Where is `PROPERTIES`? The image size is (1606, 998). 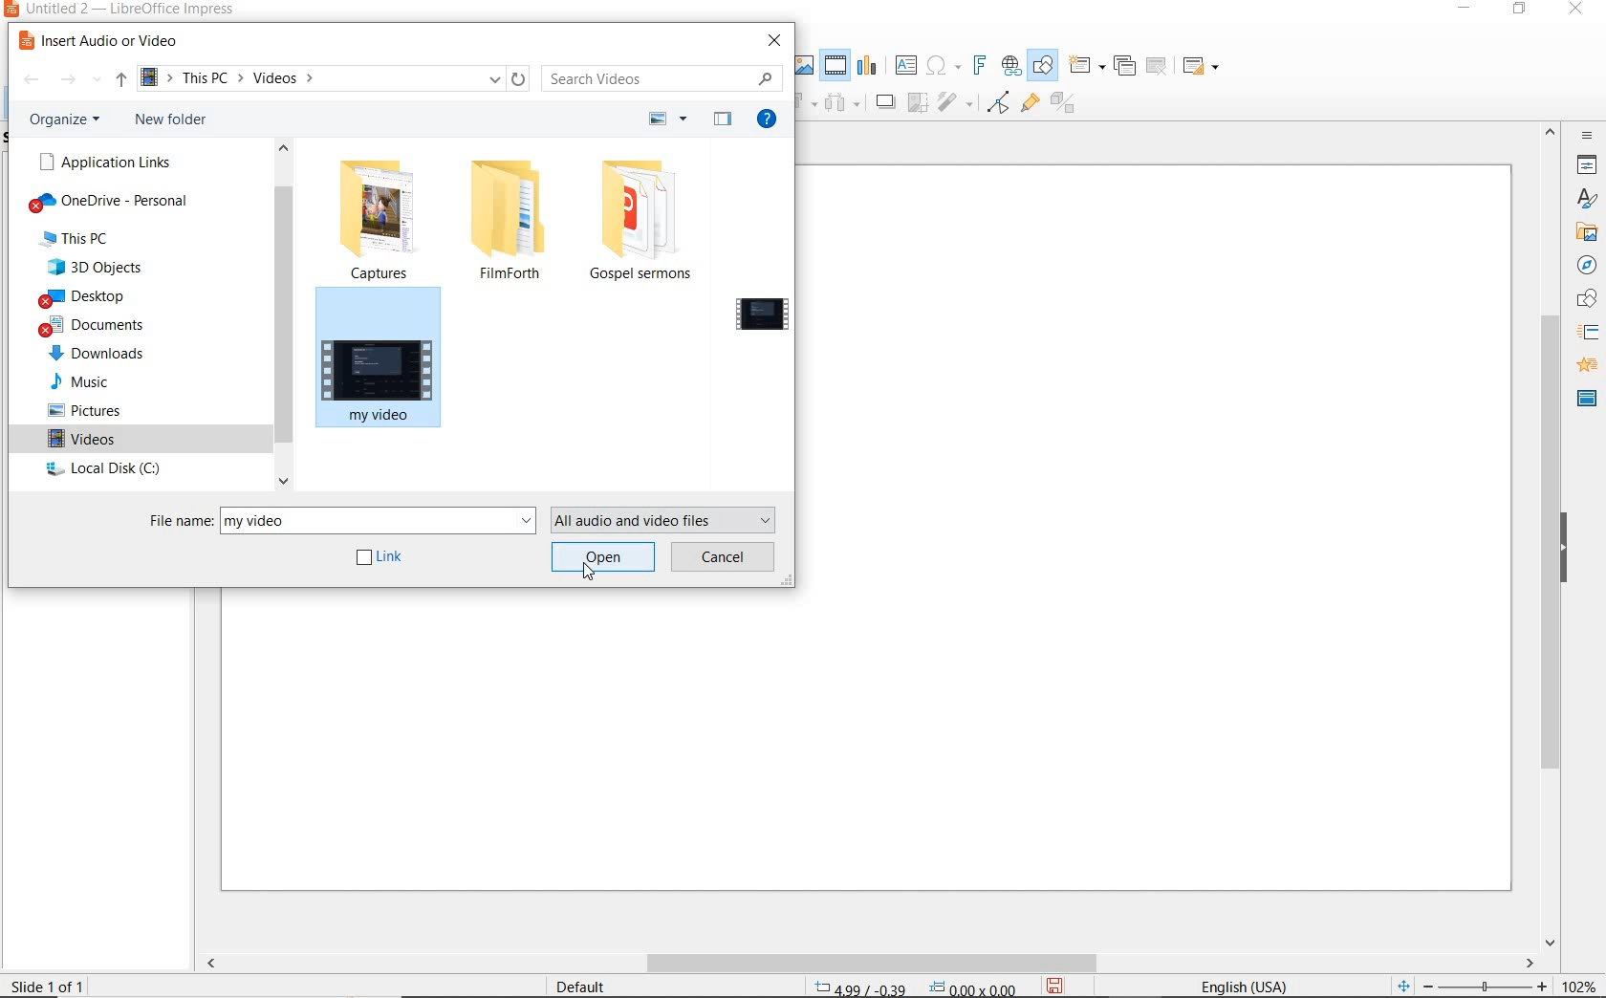 PROPERTIES is located at coordinates (1589, 166).